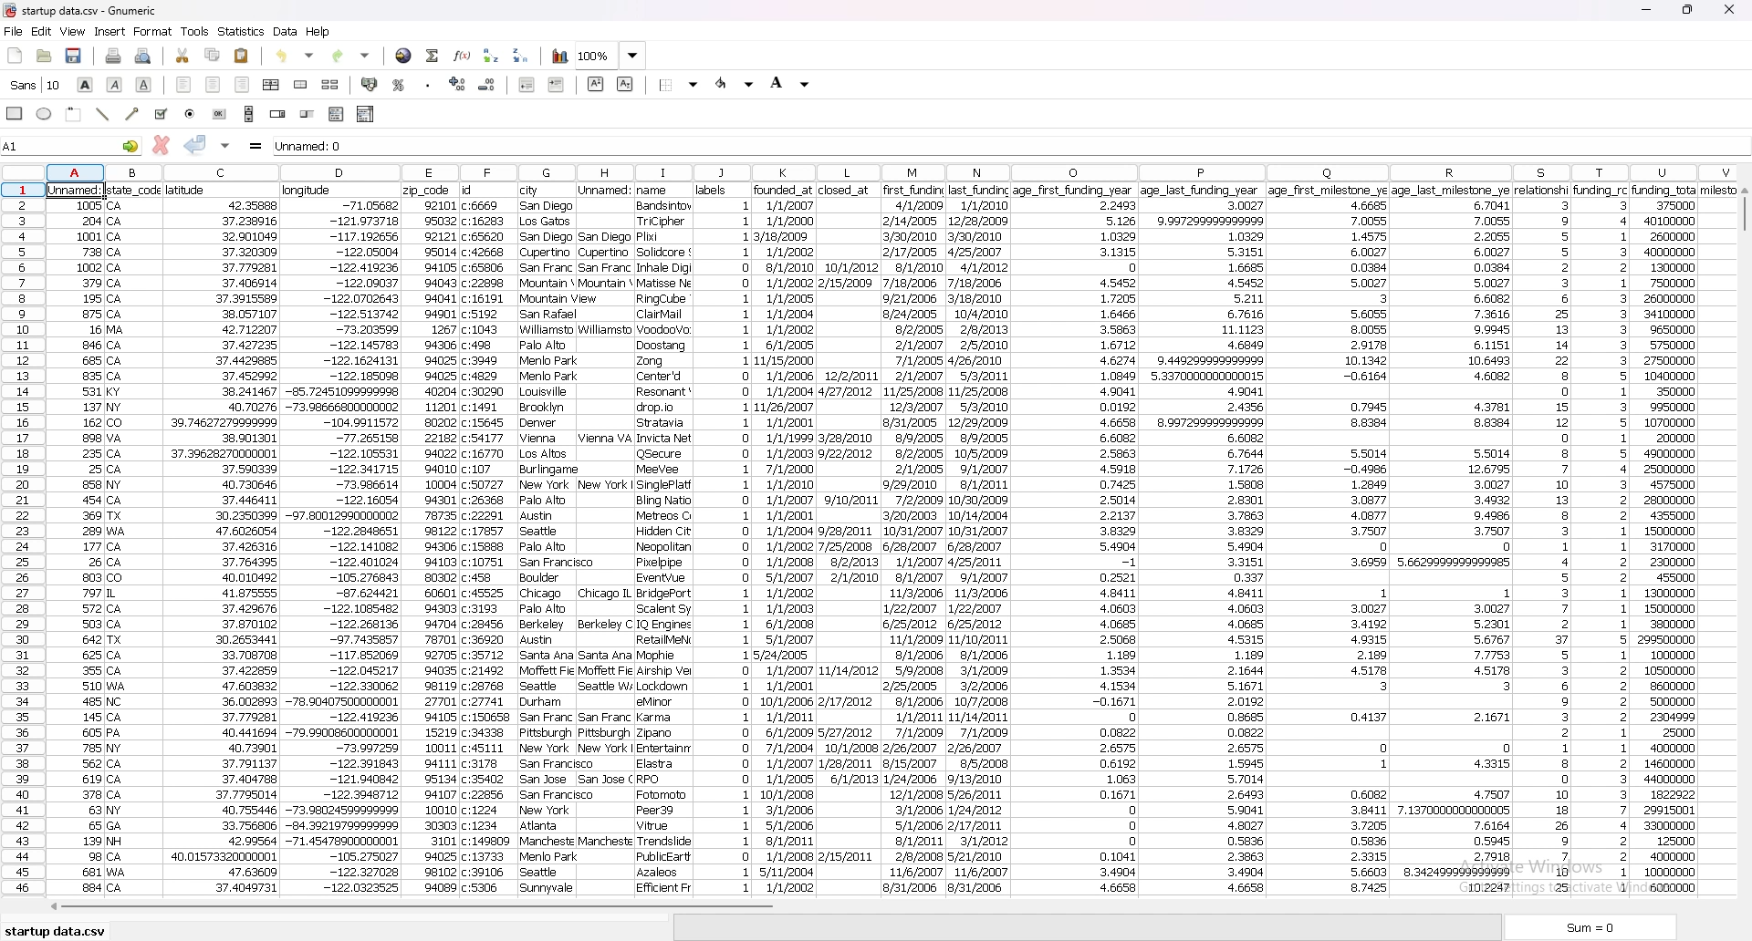 The height and width of the screenshot is (941, 1752). Describe the element at coordinates (1686, 9) in the screenshot. I see `resize` at that location.